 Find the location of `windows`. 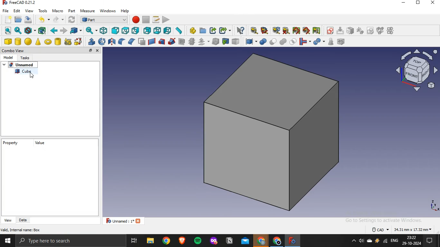

windows is located at coordinates (108, 10).